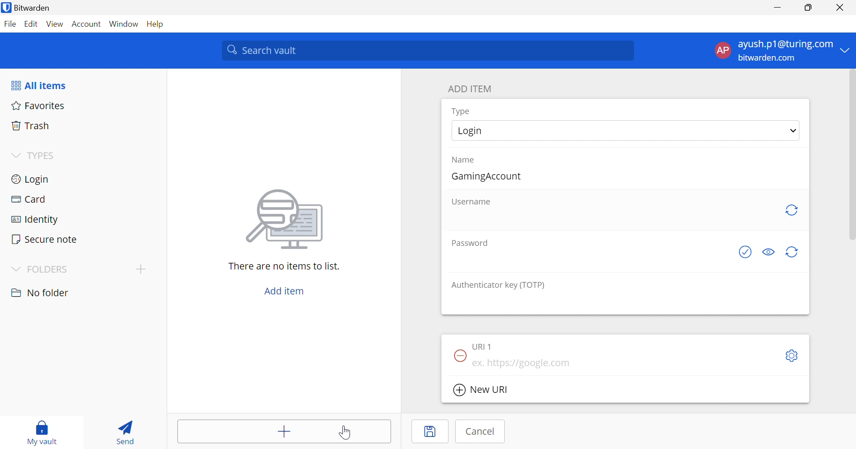  Describe the element at coordinates (10, 24) in the screenshot. I see `File` at that location.